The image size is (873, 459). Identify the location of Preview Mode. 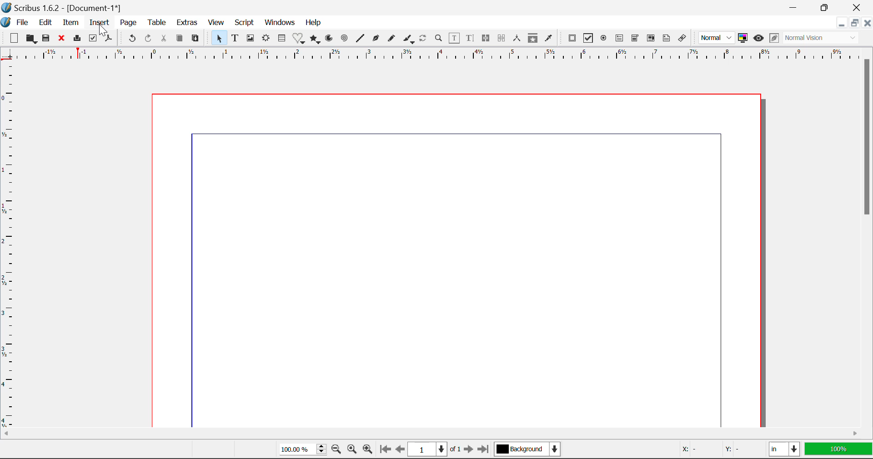
(759, 39).